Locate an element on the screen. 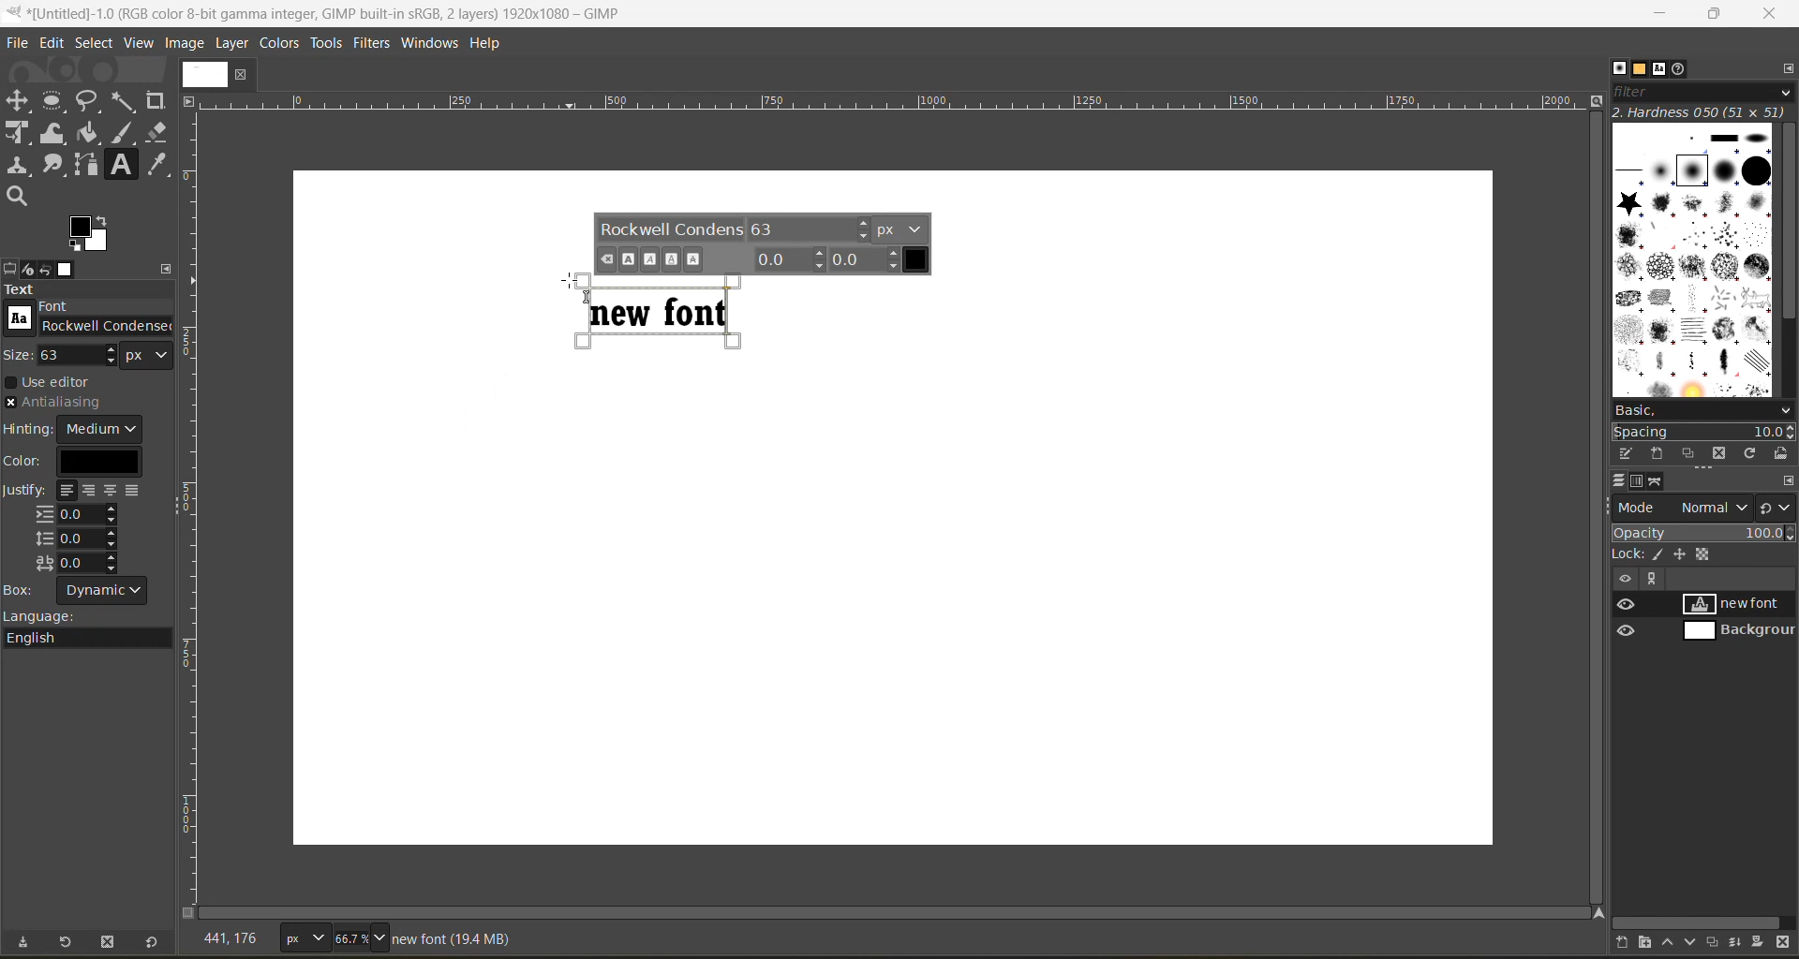  hinting is located at coordinates (78, 430).